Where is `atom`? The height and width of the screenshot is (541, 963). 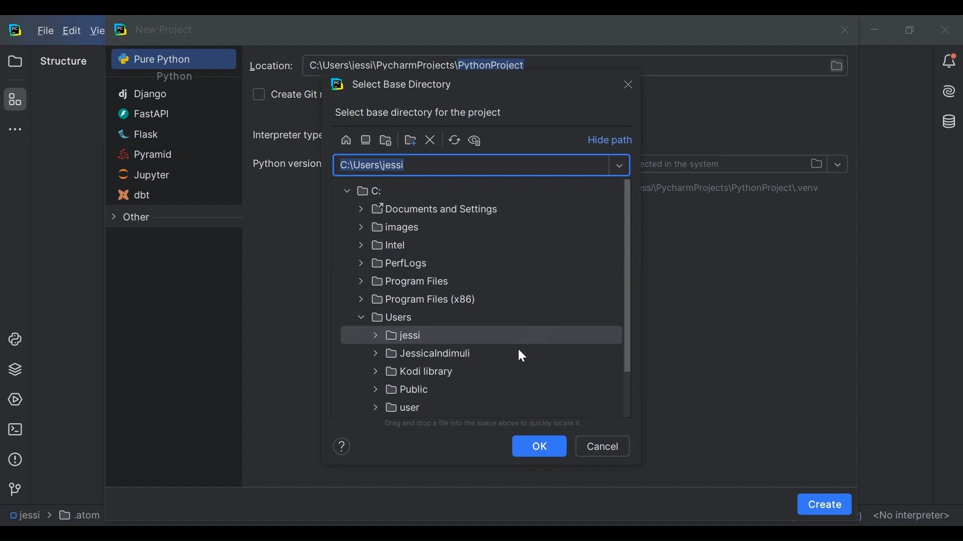 atom is located at coordinates (82, 514).